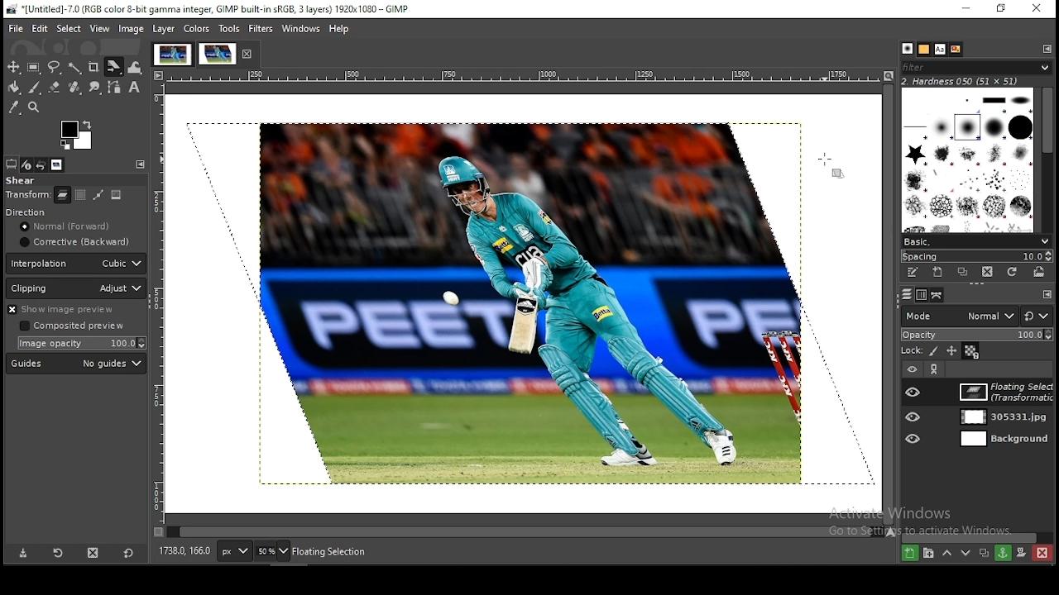 This screenshot has height=595, width=1059. What do you see at coordinates (58, 165) in the screenshot?
I see `images` at bounding box center [58, 165].